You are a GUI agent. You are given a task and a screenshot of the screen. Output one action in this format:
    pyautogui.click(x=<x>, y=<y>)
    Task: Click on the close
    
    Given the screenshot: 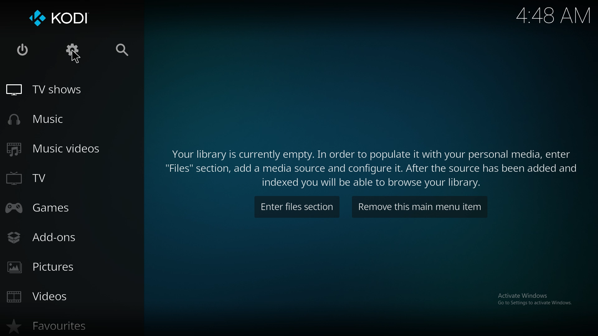 What is the action you would take?
    pyautogui.click(x=24, y=50)
    